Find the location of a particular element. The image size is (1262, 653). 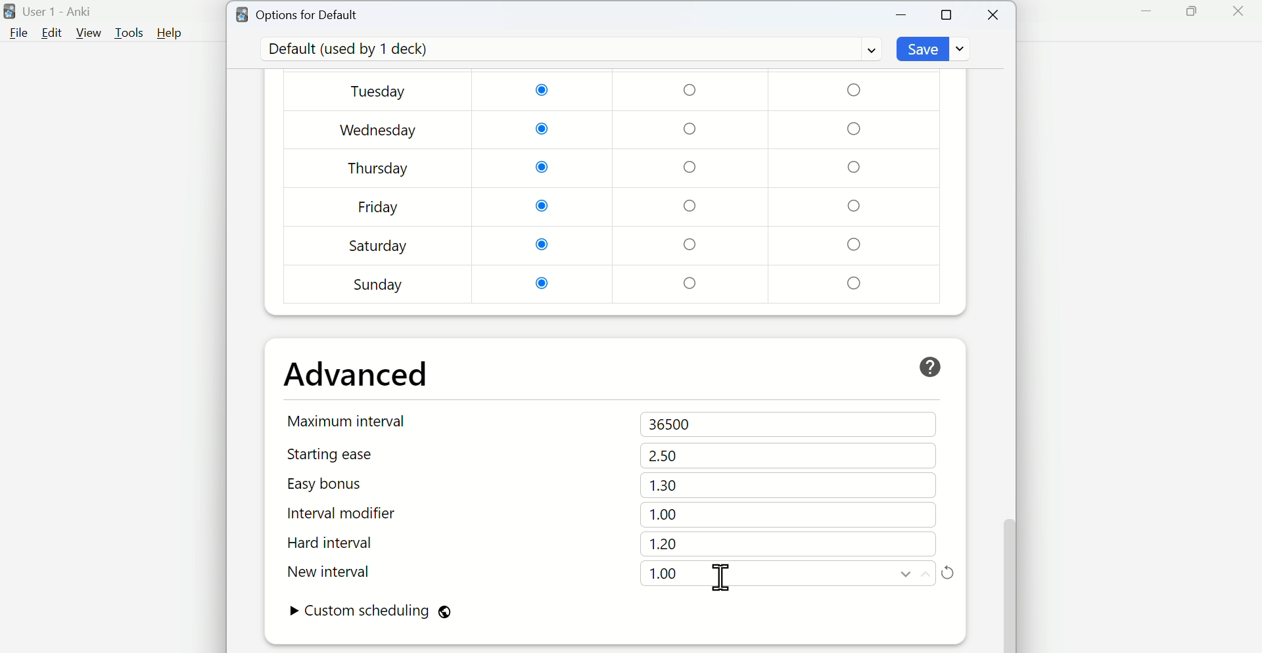

Refresh is located at coordinates (948, 572).